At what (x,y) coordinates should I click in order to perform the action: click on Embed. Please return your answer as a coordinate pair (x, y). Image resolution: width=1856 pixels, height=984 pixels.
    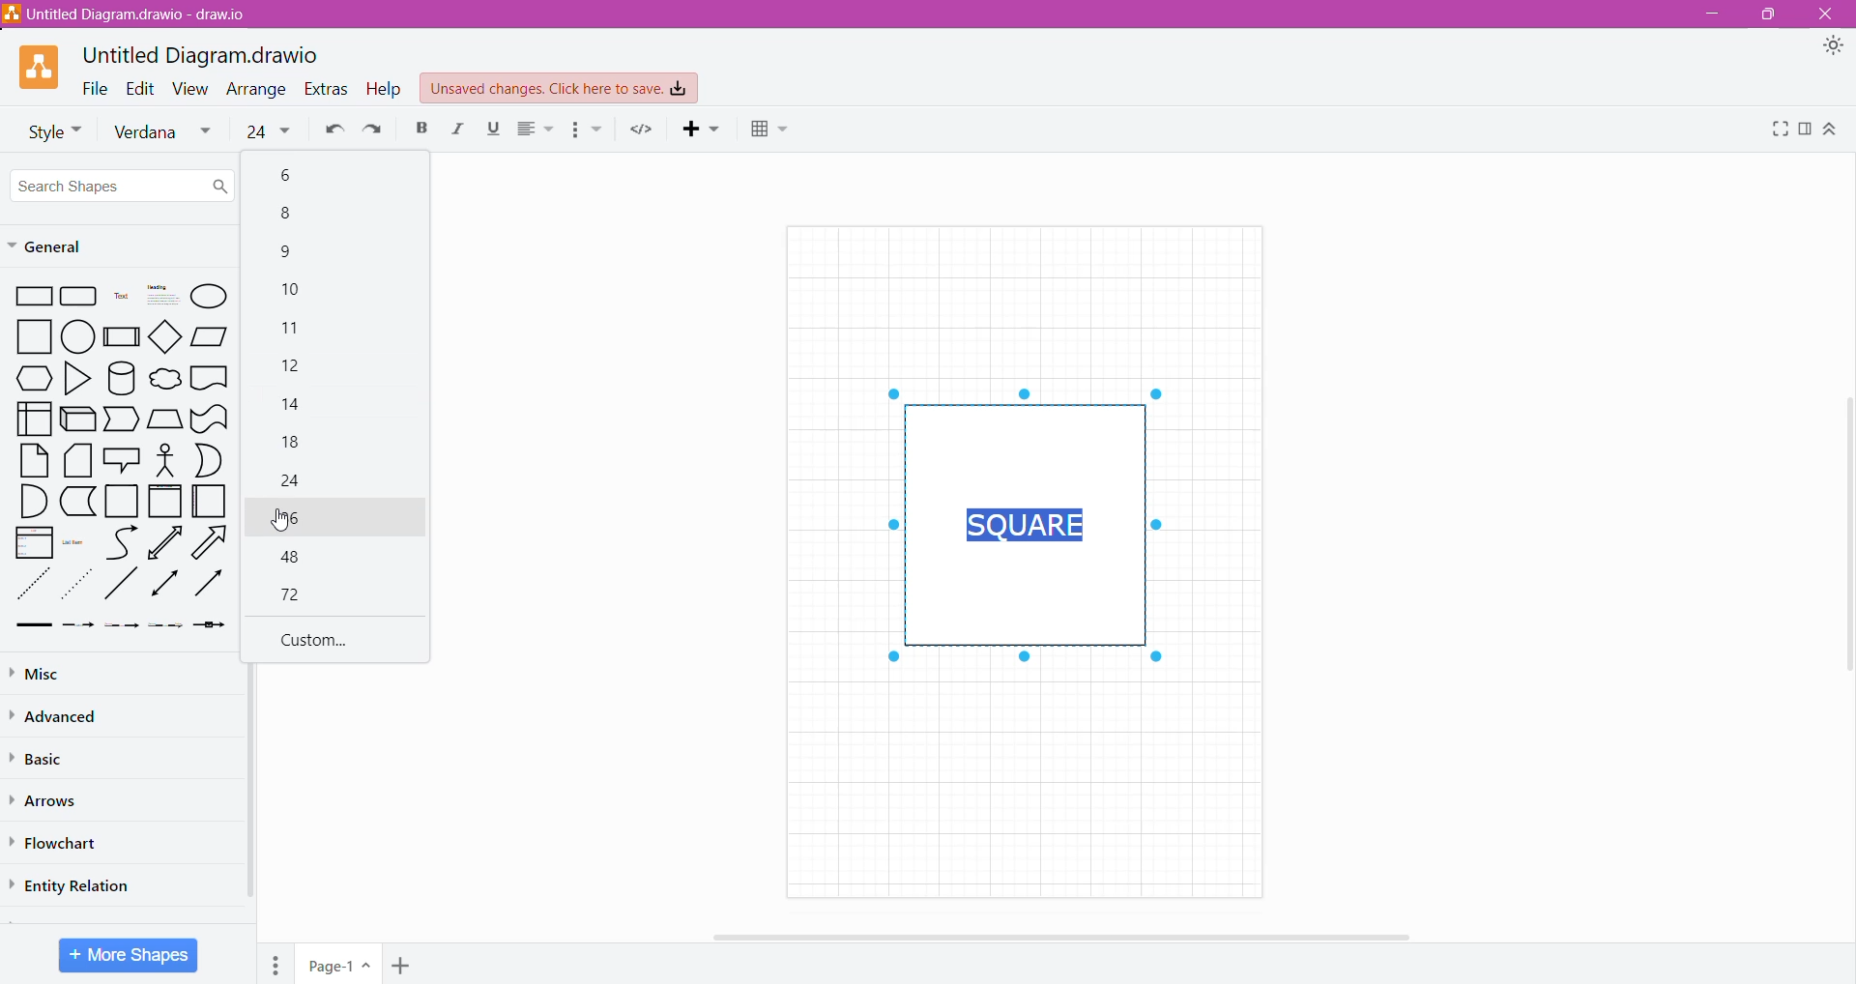
    Looking at the image, I should click on (643, 130).